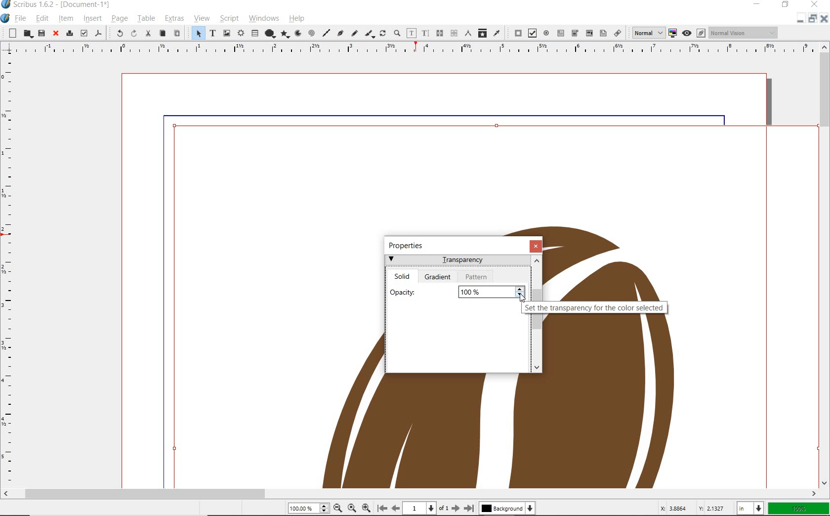 The image size is (830, 516). What do you see at coordinates (524, 299) in the screenshot?
I see `Cursor Position` at bounding box center [524, 299].